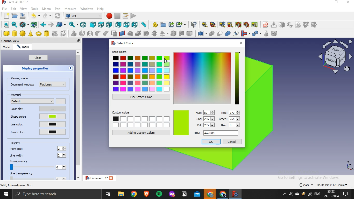 This screenshot has height=199, width=354. What do you see at coordinates (230, 119) in the screenshot?
I see `green` at bounding box center [230, 119].